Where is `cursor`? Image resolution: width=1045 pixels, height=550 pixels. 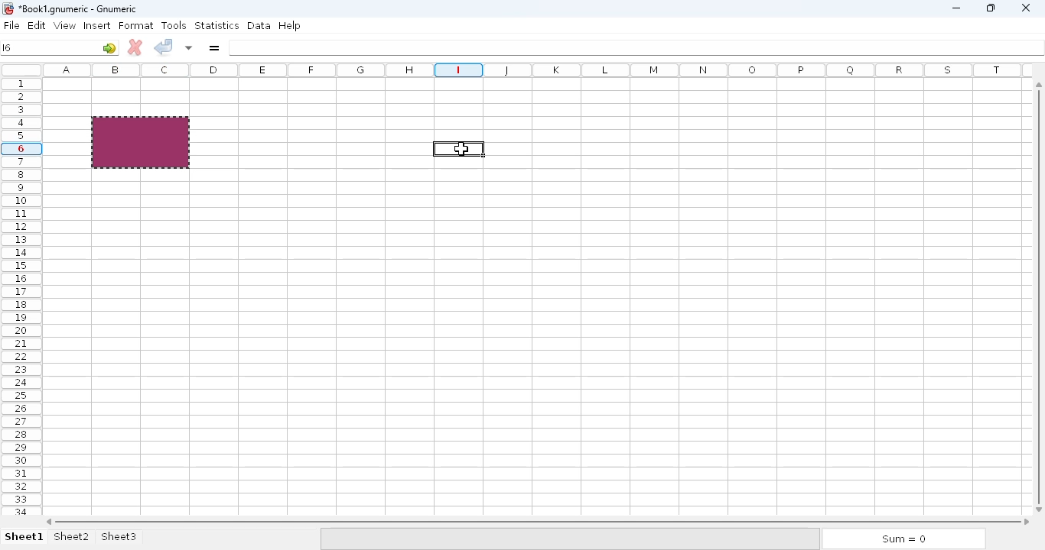 cursor is located at coordinates (462, 149).